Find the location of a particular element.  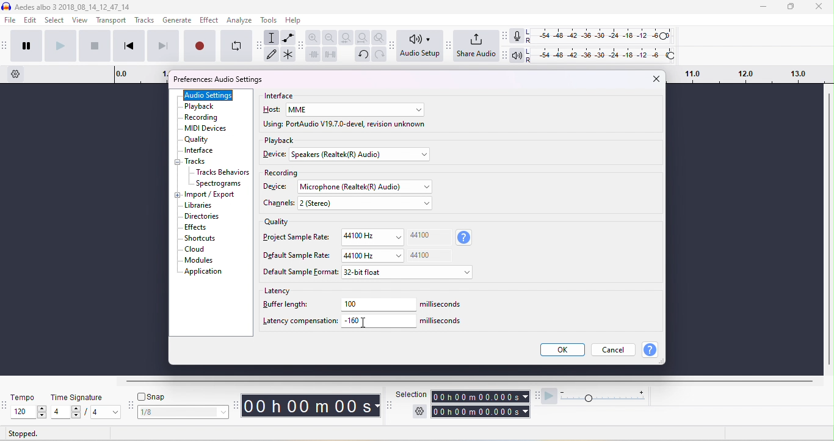

share audio is located at coordinates (476, 47).